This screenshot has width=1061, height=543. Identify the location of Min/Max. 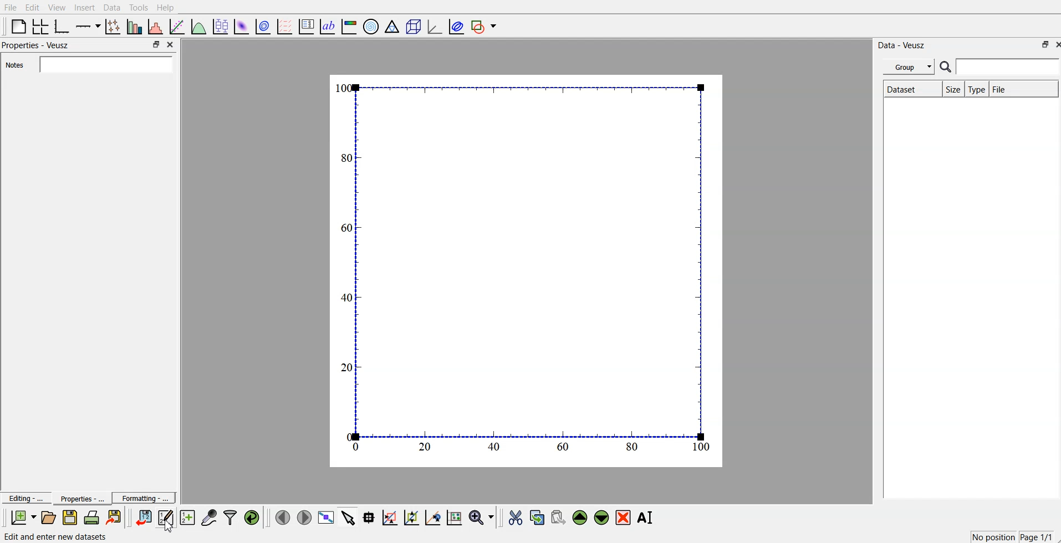
(156, 44).